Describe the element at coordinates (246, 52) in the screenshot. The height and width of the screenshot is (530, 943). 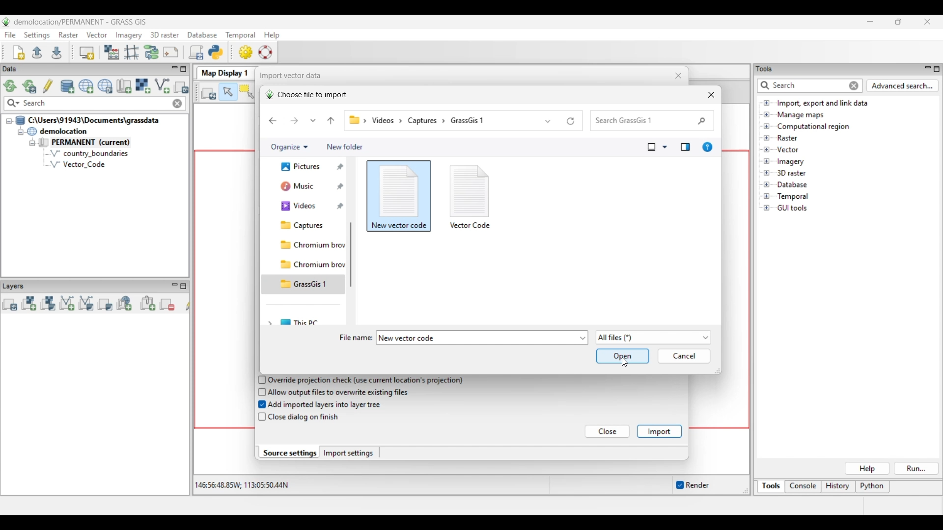
I see `GUI settings` at that location.